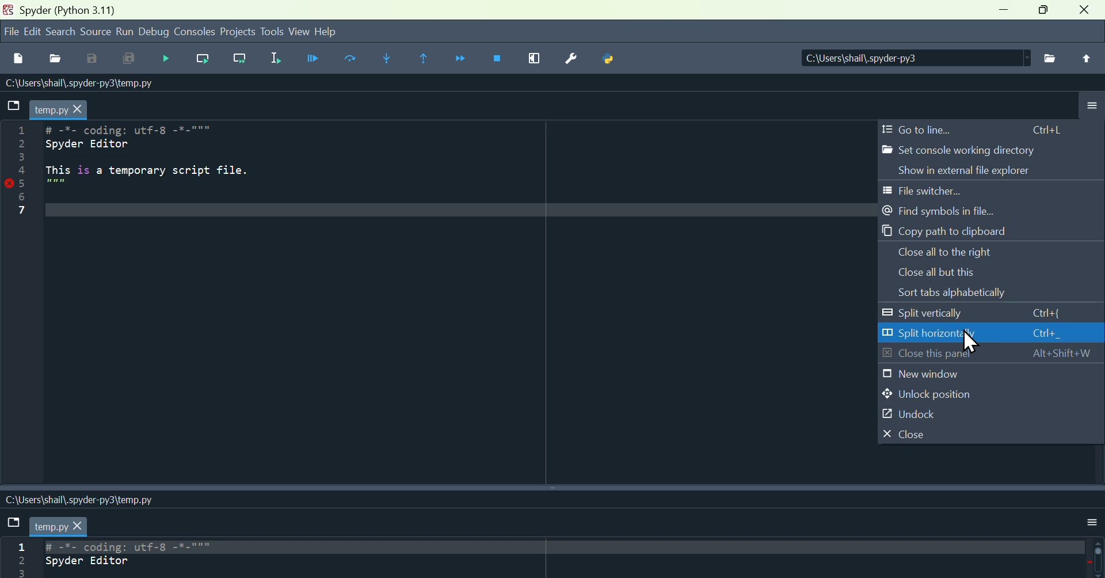  Describe the element at coordinates (571, 60) in the screenshot. I see `Settings` at that location.